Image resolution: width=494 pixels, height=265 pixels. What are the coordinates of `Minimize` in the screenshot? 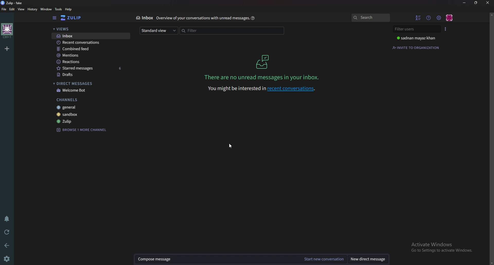 It's located at (464, 3).